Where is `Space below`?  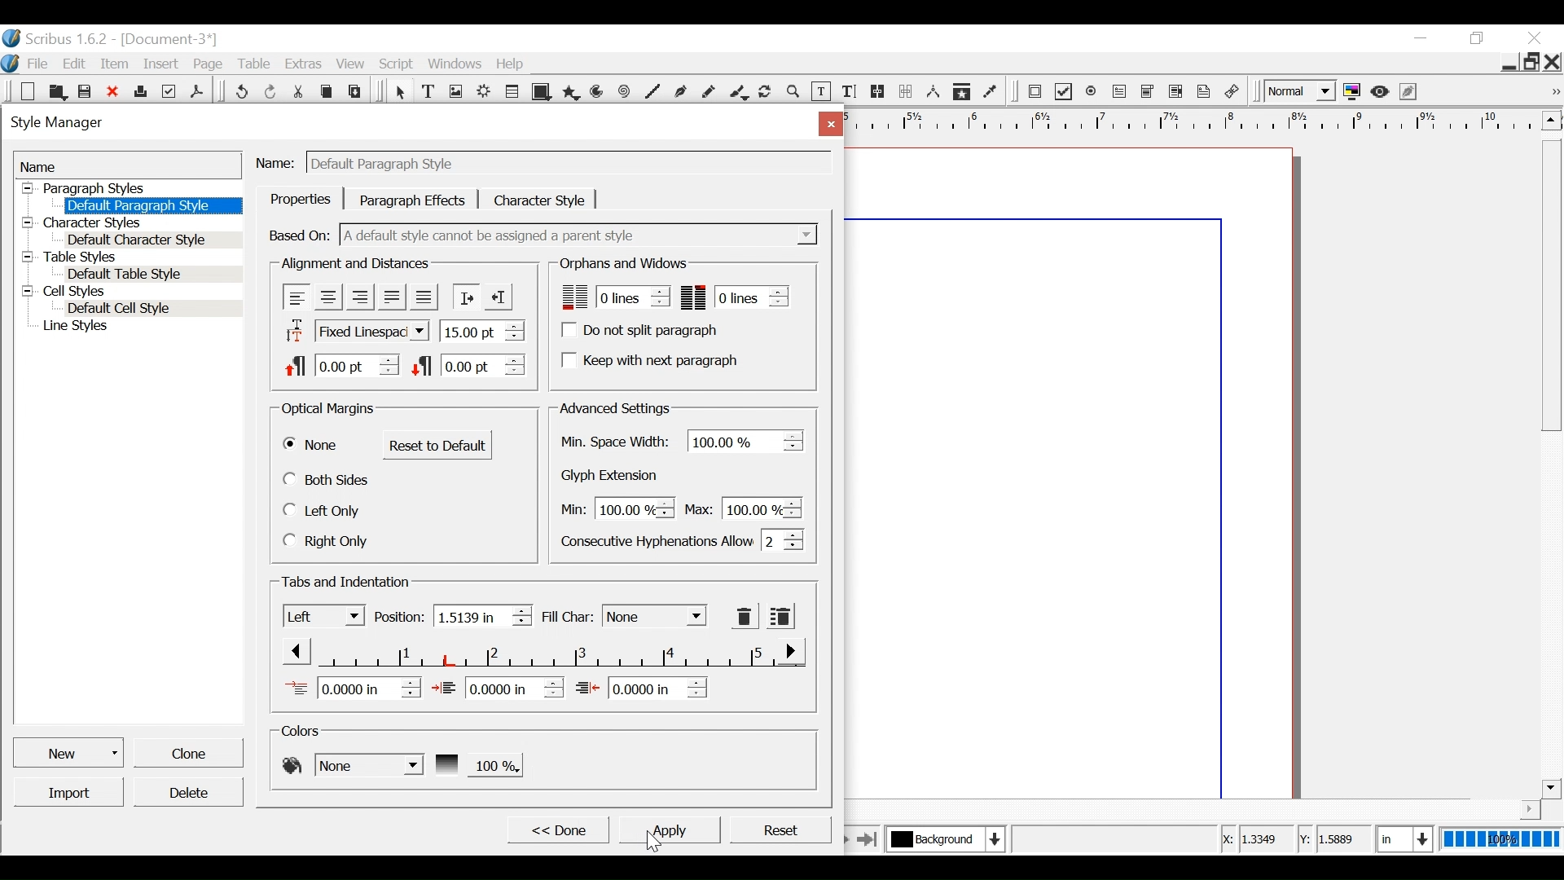 Space below is located at coordinates (468, 364).